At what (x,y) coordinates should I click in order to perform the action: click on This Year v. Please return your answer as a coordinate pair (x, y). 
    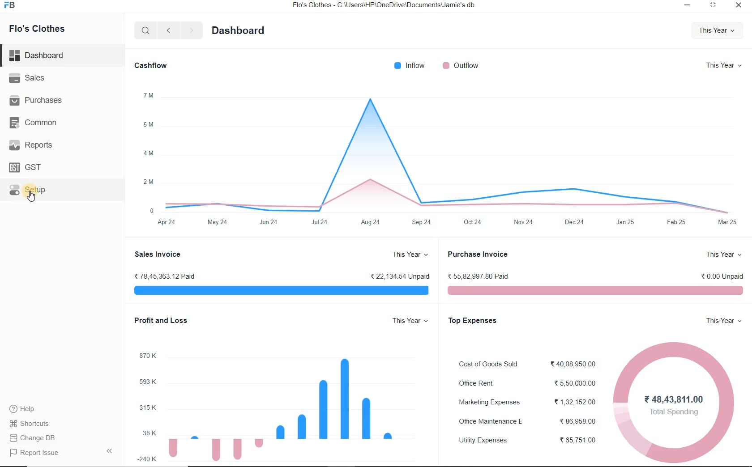
    Looking at the image, I should click on (410, 320).